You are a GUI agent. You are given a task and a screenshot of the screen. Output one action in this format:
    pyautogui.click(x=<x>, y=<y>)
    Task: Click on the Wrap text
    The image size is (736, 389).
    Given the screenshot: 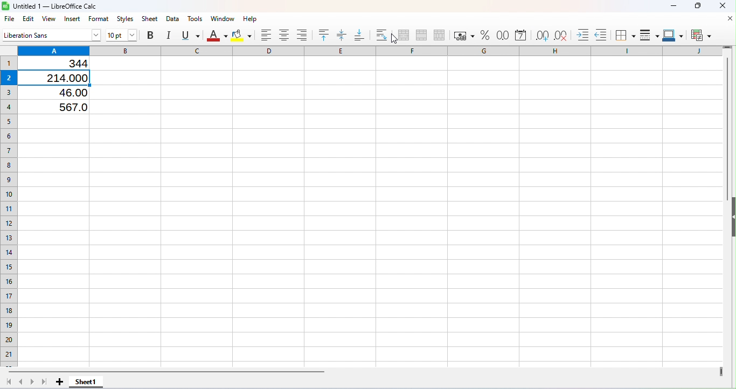 What is the action you would take?
    pyautogui.click(x=381, y=34)
    